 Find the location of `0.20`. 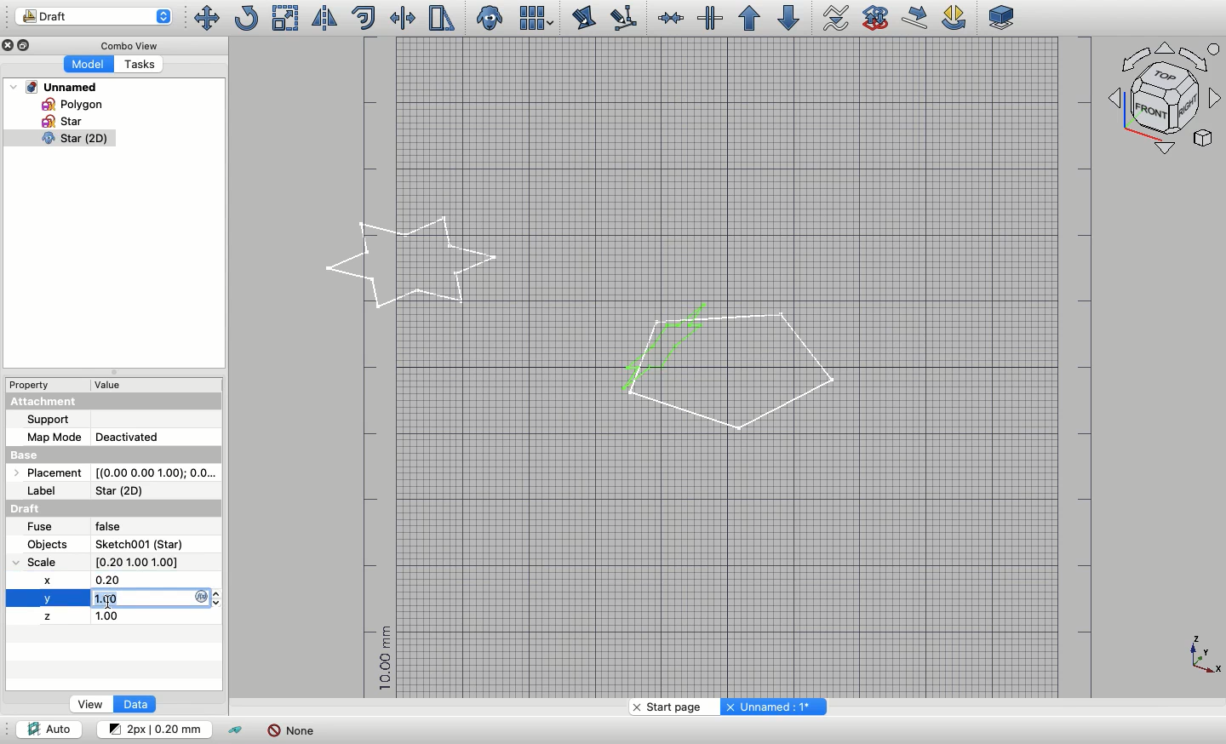

0.20 is located at coordinates (133, 578).